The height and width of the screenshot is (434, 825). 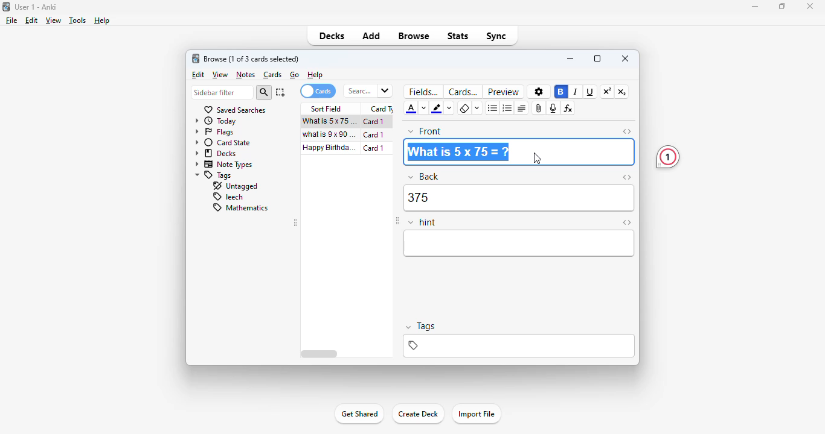 I want to click on what is 9x90=?, so click(x=330, y=134).